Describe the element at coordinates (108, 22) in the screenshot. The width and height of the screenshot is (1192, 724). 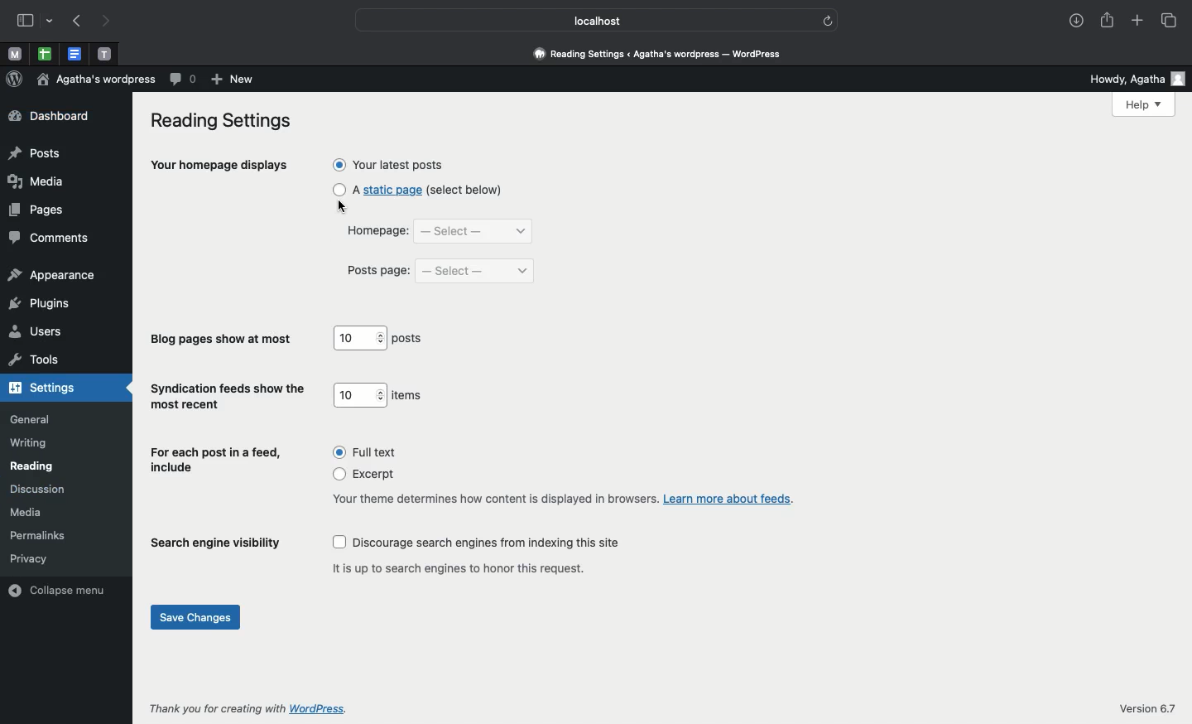
I see `Next page` at that location.